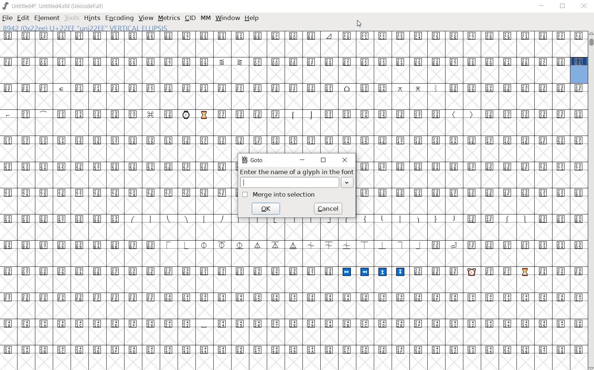 The width and height of the screenshot is (594, 370). Describe the element at coordinates (229, 18) in the screenshot. I see `WINDOW` at that location.